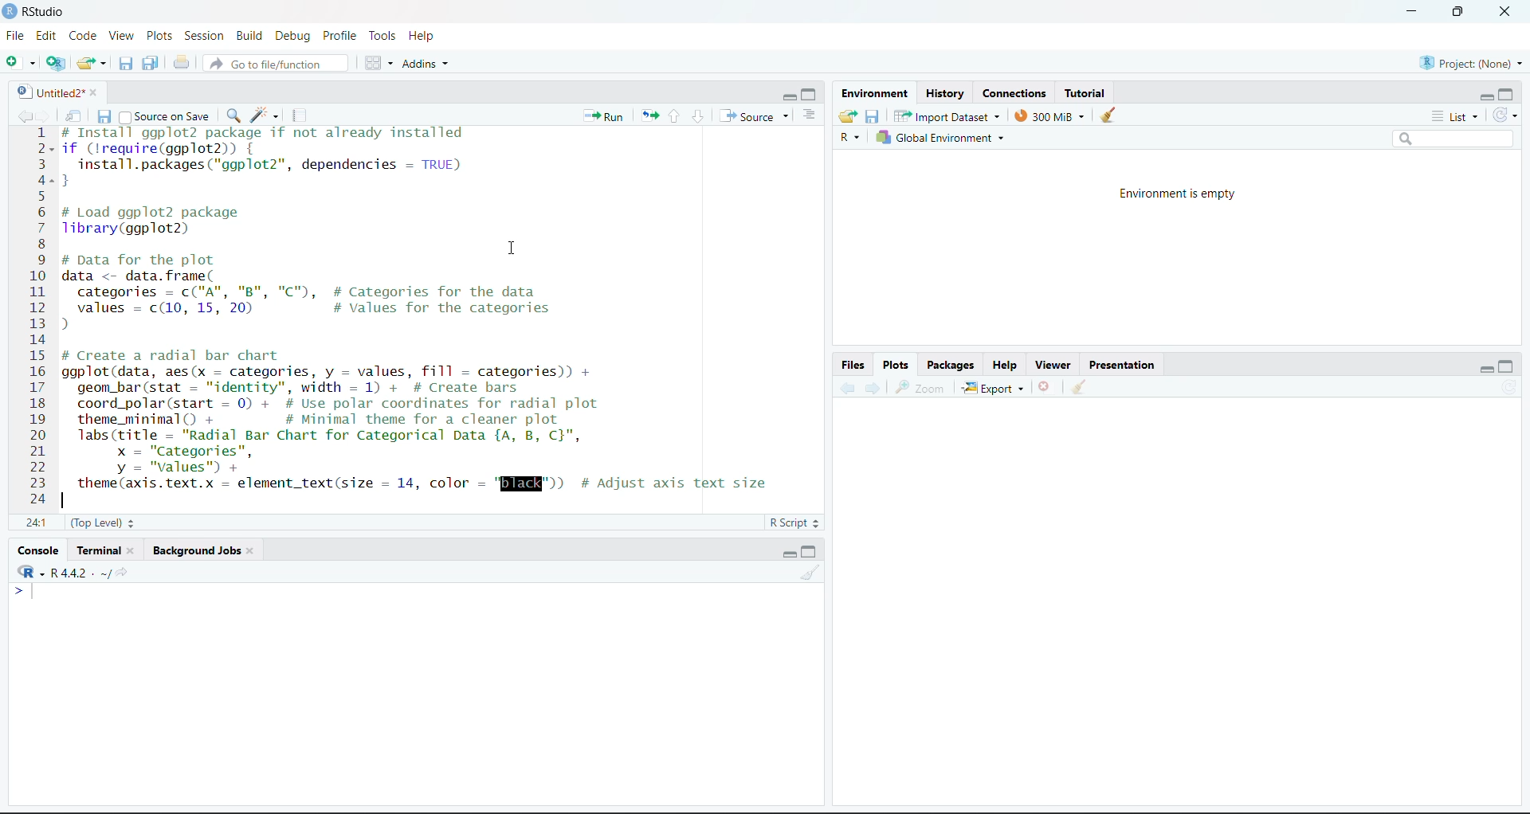 The height and width of the screenshot is (814, 1530). What do you see at coordinates (1469, 61) in the screenshot?
I see ` Project: (None) ` at bounding box center [1469, 61].